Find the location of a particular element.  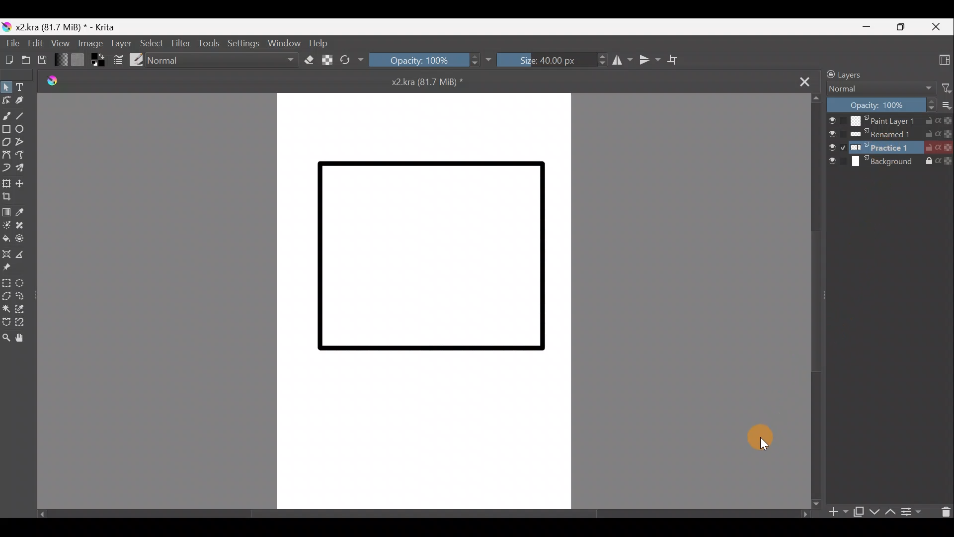

Edit brush settings is located at coordinates (117, 62).